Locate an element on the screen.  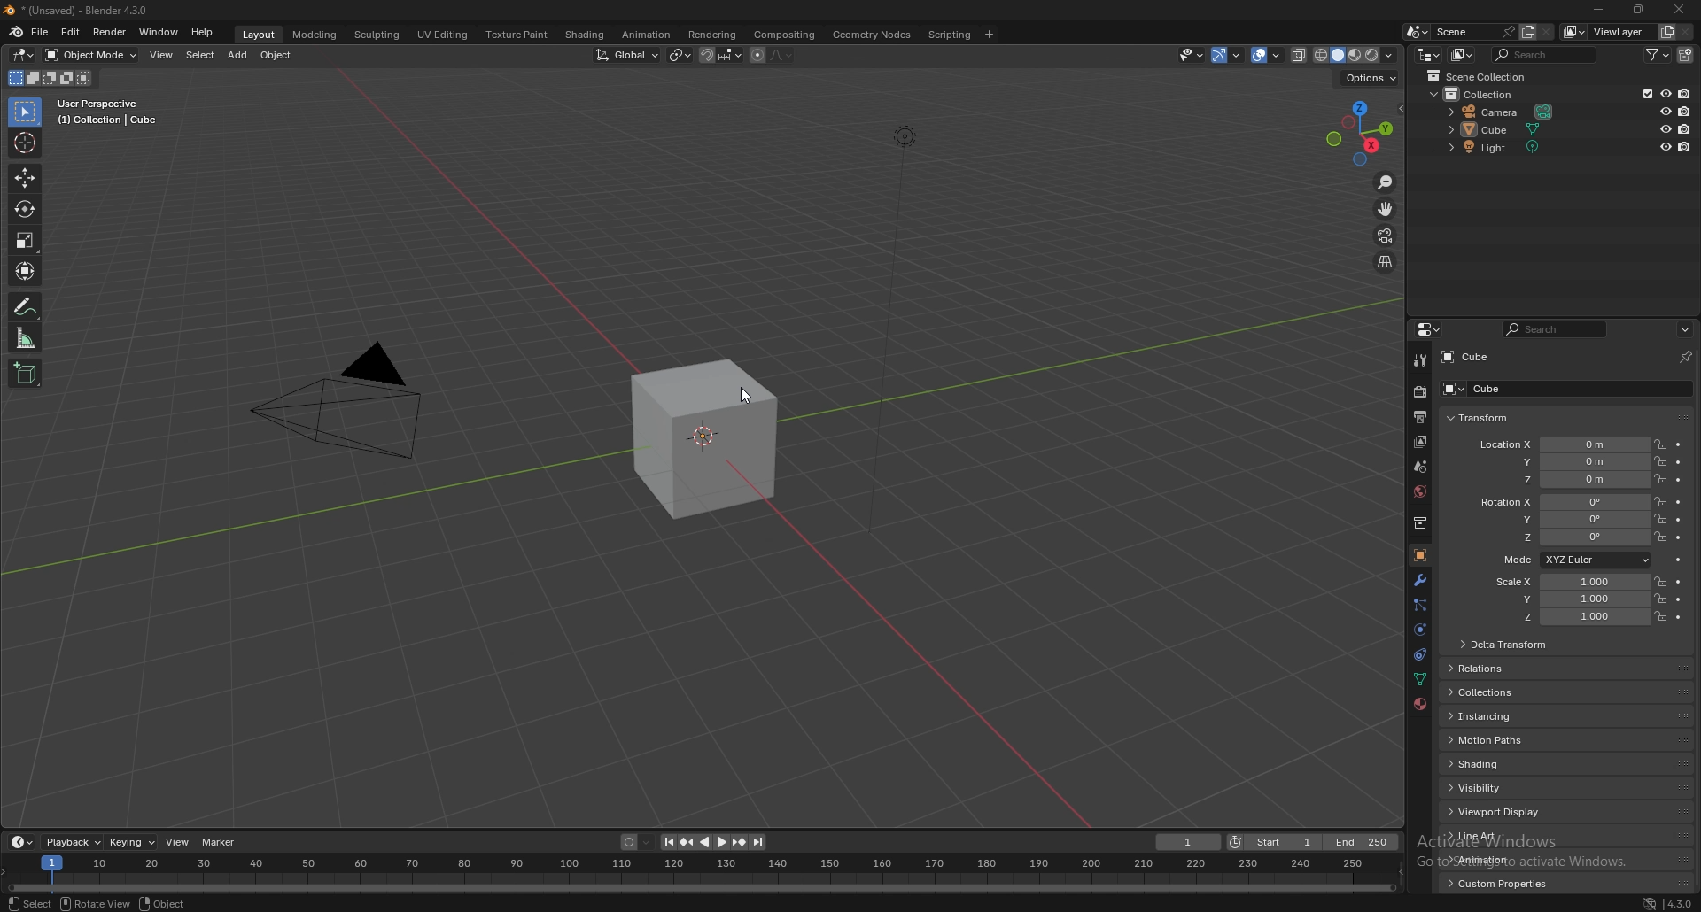
collection is located at coordinates (1420, 522).